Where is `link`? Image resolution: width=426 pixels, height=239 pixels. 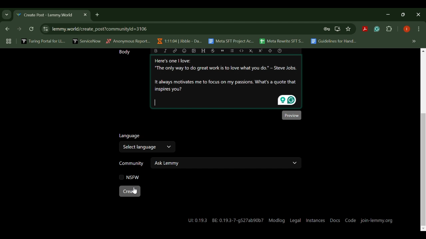 link is located at coordinates (175, 51).